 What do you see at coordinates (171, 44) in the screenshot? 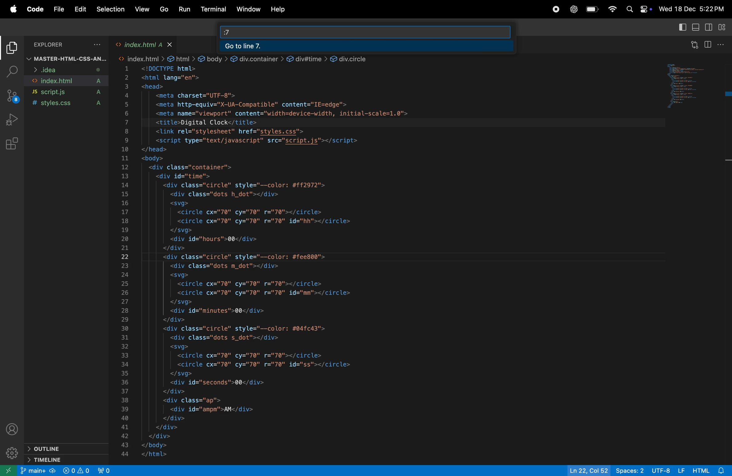
I see `close` at bounding box center [171, 44].